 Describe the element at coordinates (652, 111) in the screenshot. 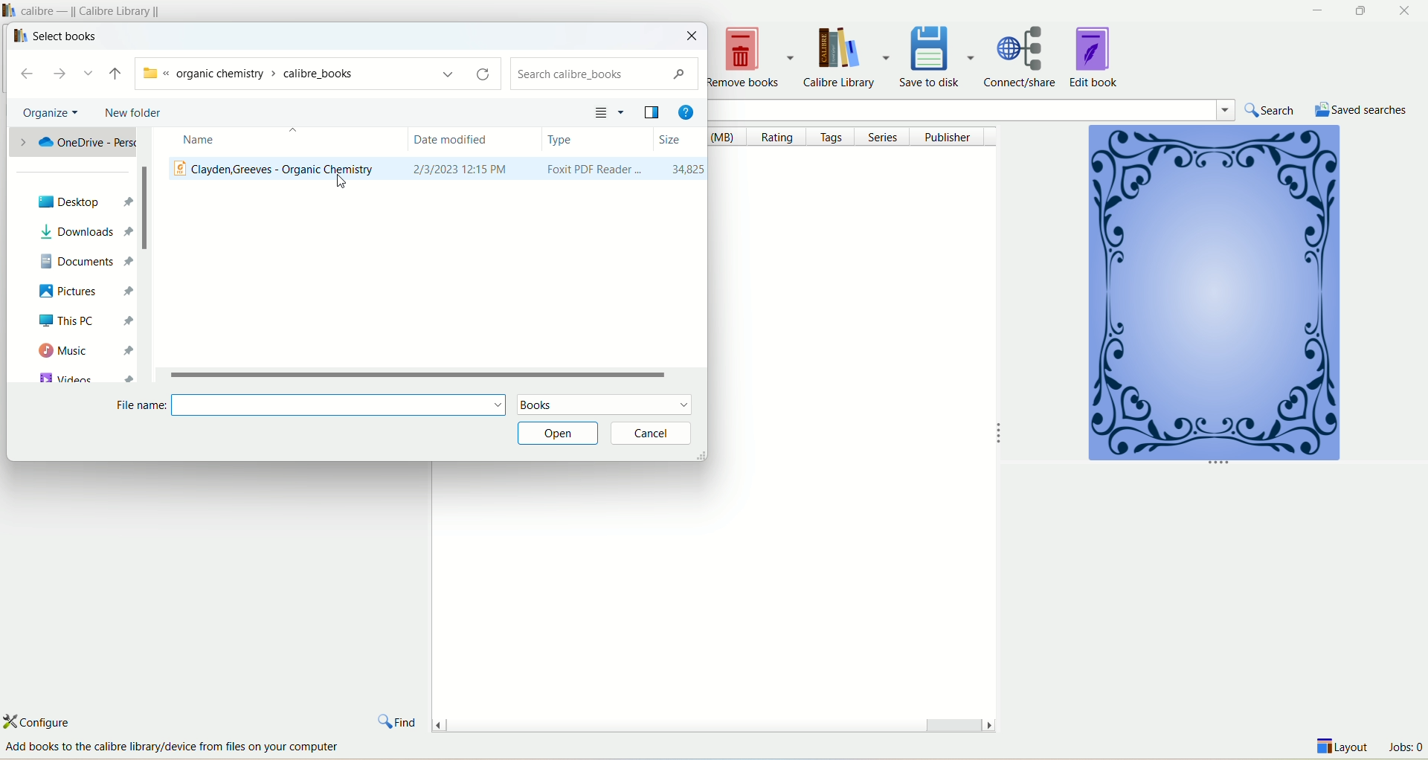

I see `preview` at that location.